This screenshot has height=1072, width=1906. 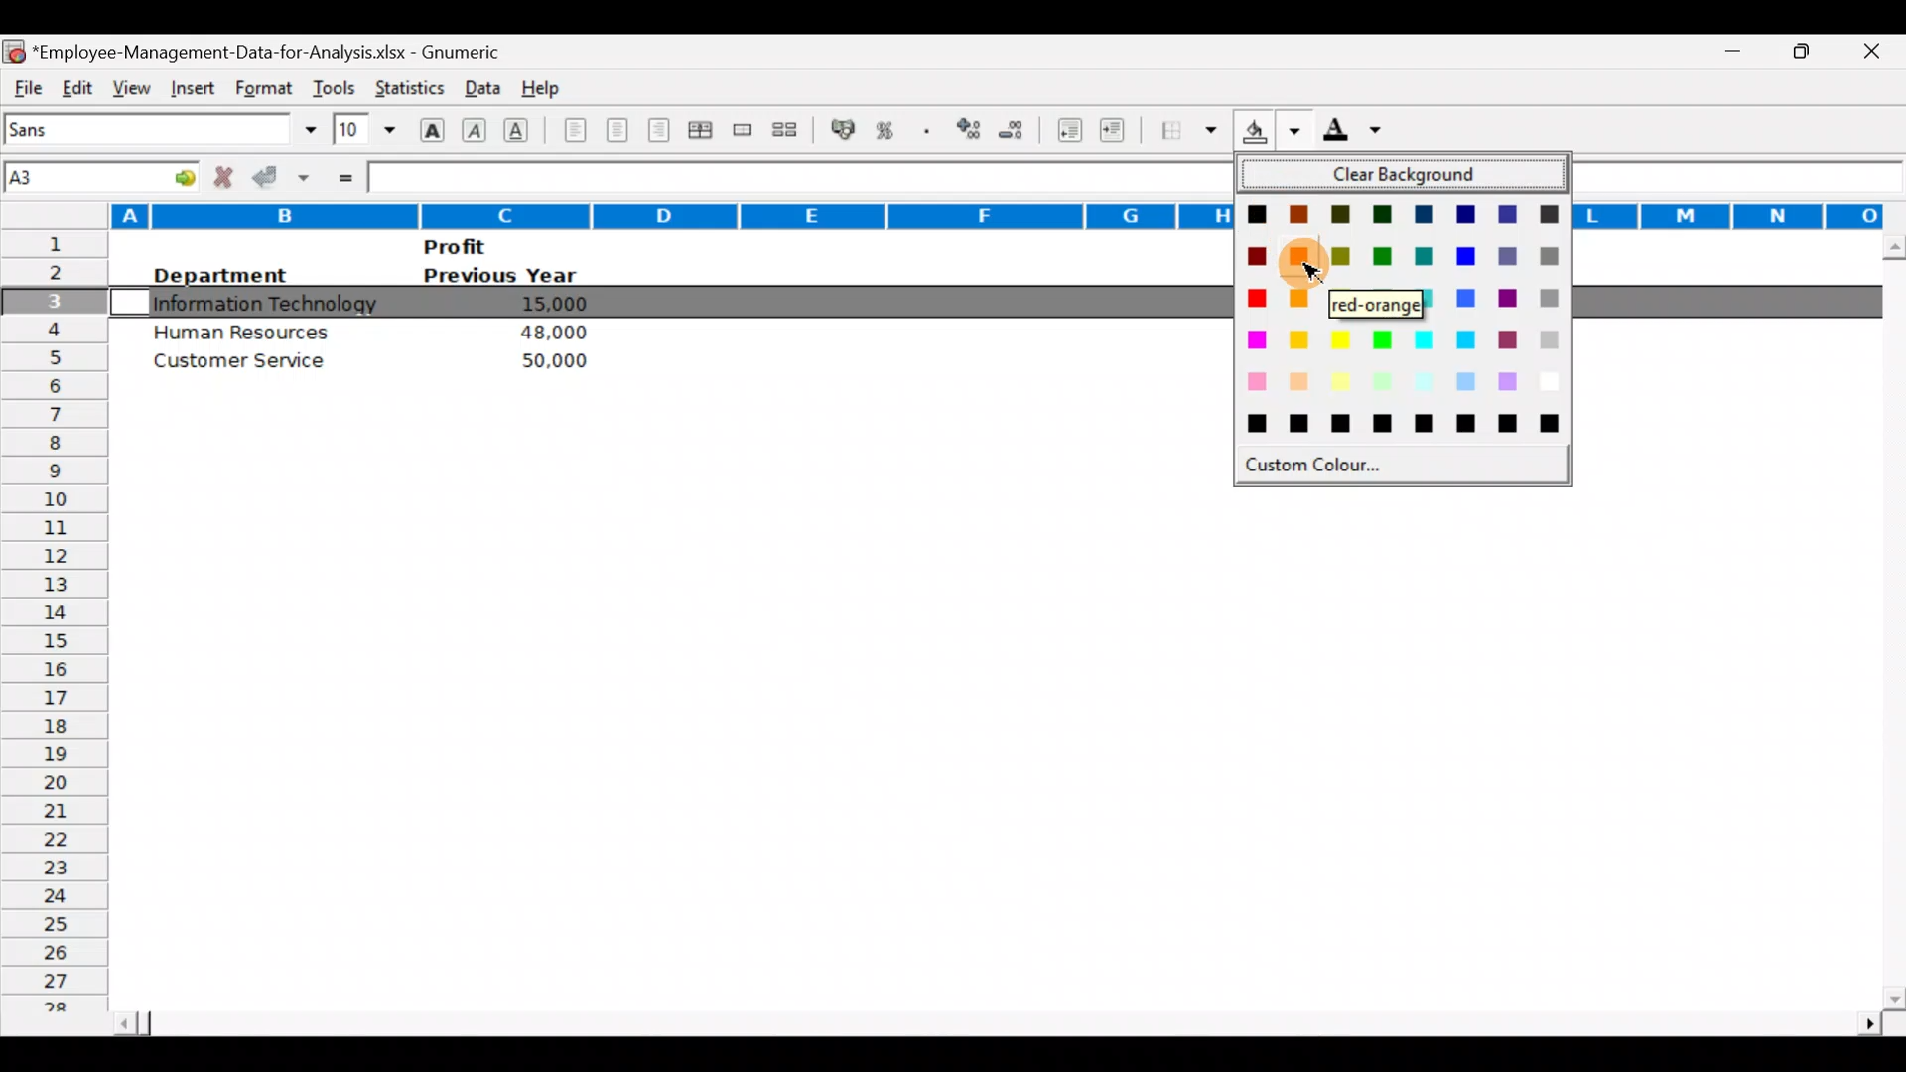 I want to click on Format, so click(x=260, y=88).